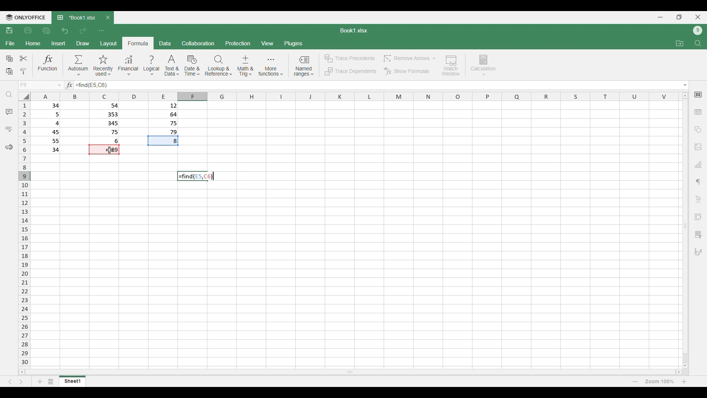 The width and height of the screenshot is (707, 398). I want to click on Named ranges, so click(303, 66).